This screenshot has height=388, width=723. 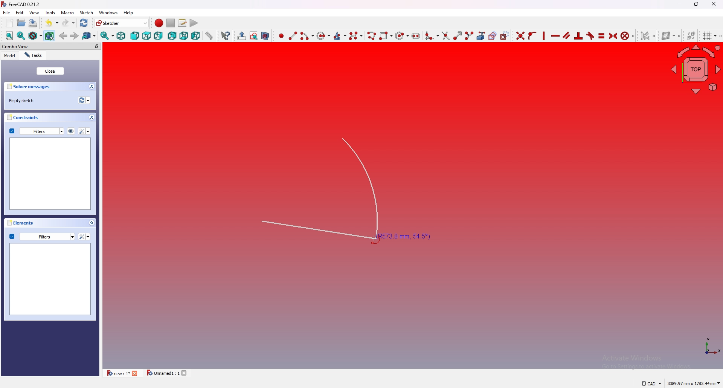 I want to click on create conic, so click(x=339, y=35).